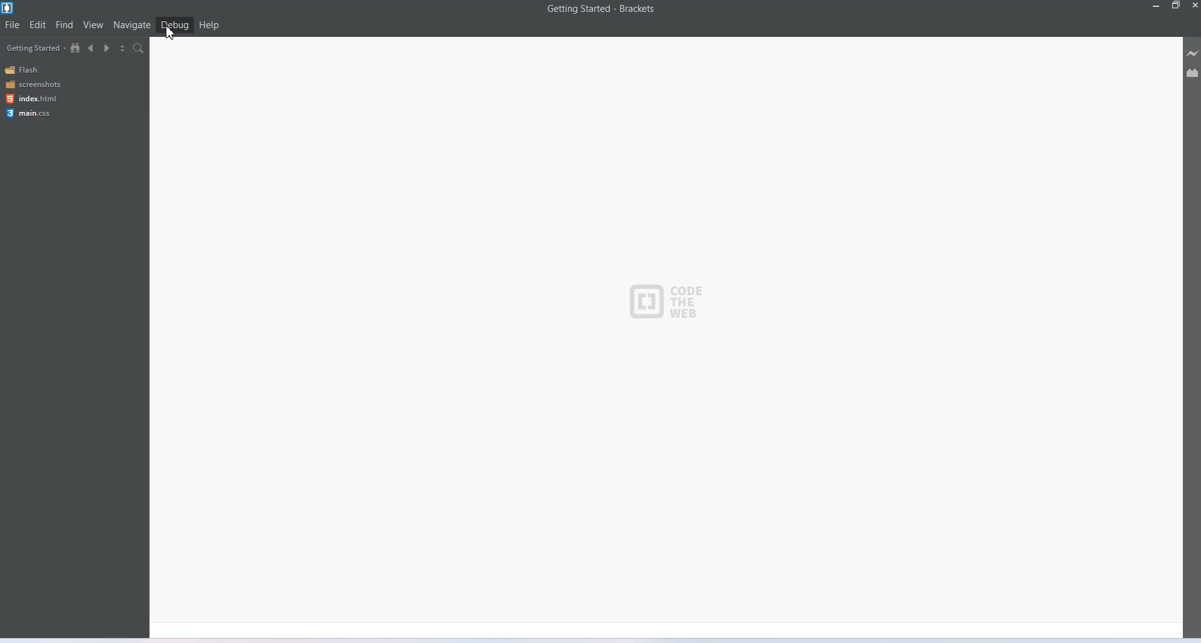  Describe the element at coordinates (1193, 53) in the screenshot. I see `Live preview` at that location.